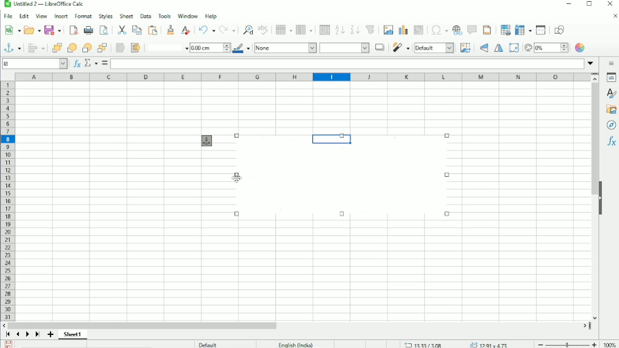 The image size is (619, 348). What do you see at coordinates (388, 30) in the screenshot?
I see `Insert image` at bounding box center [388, 30].